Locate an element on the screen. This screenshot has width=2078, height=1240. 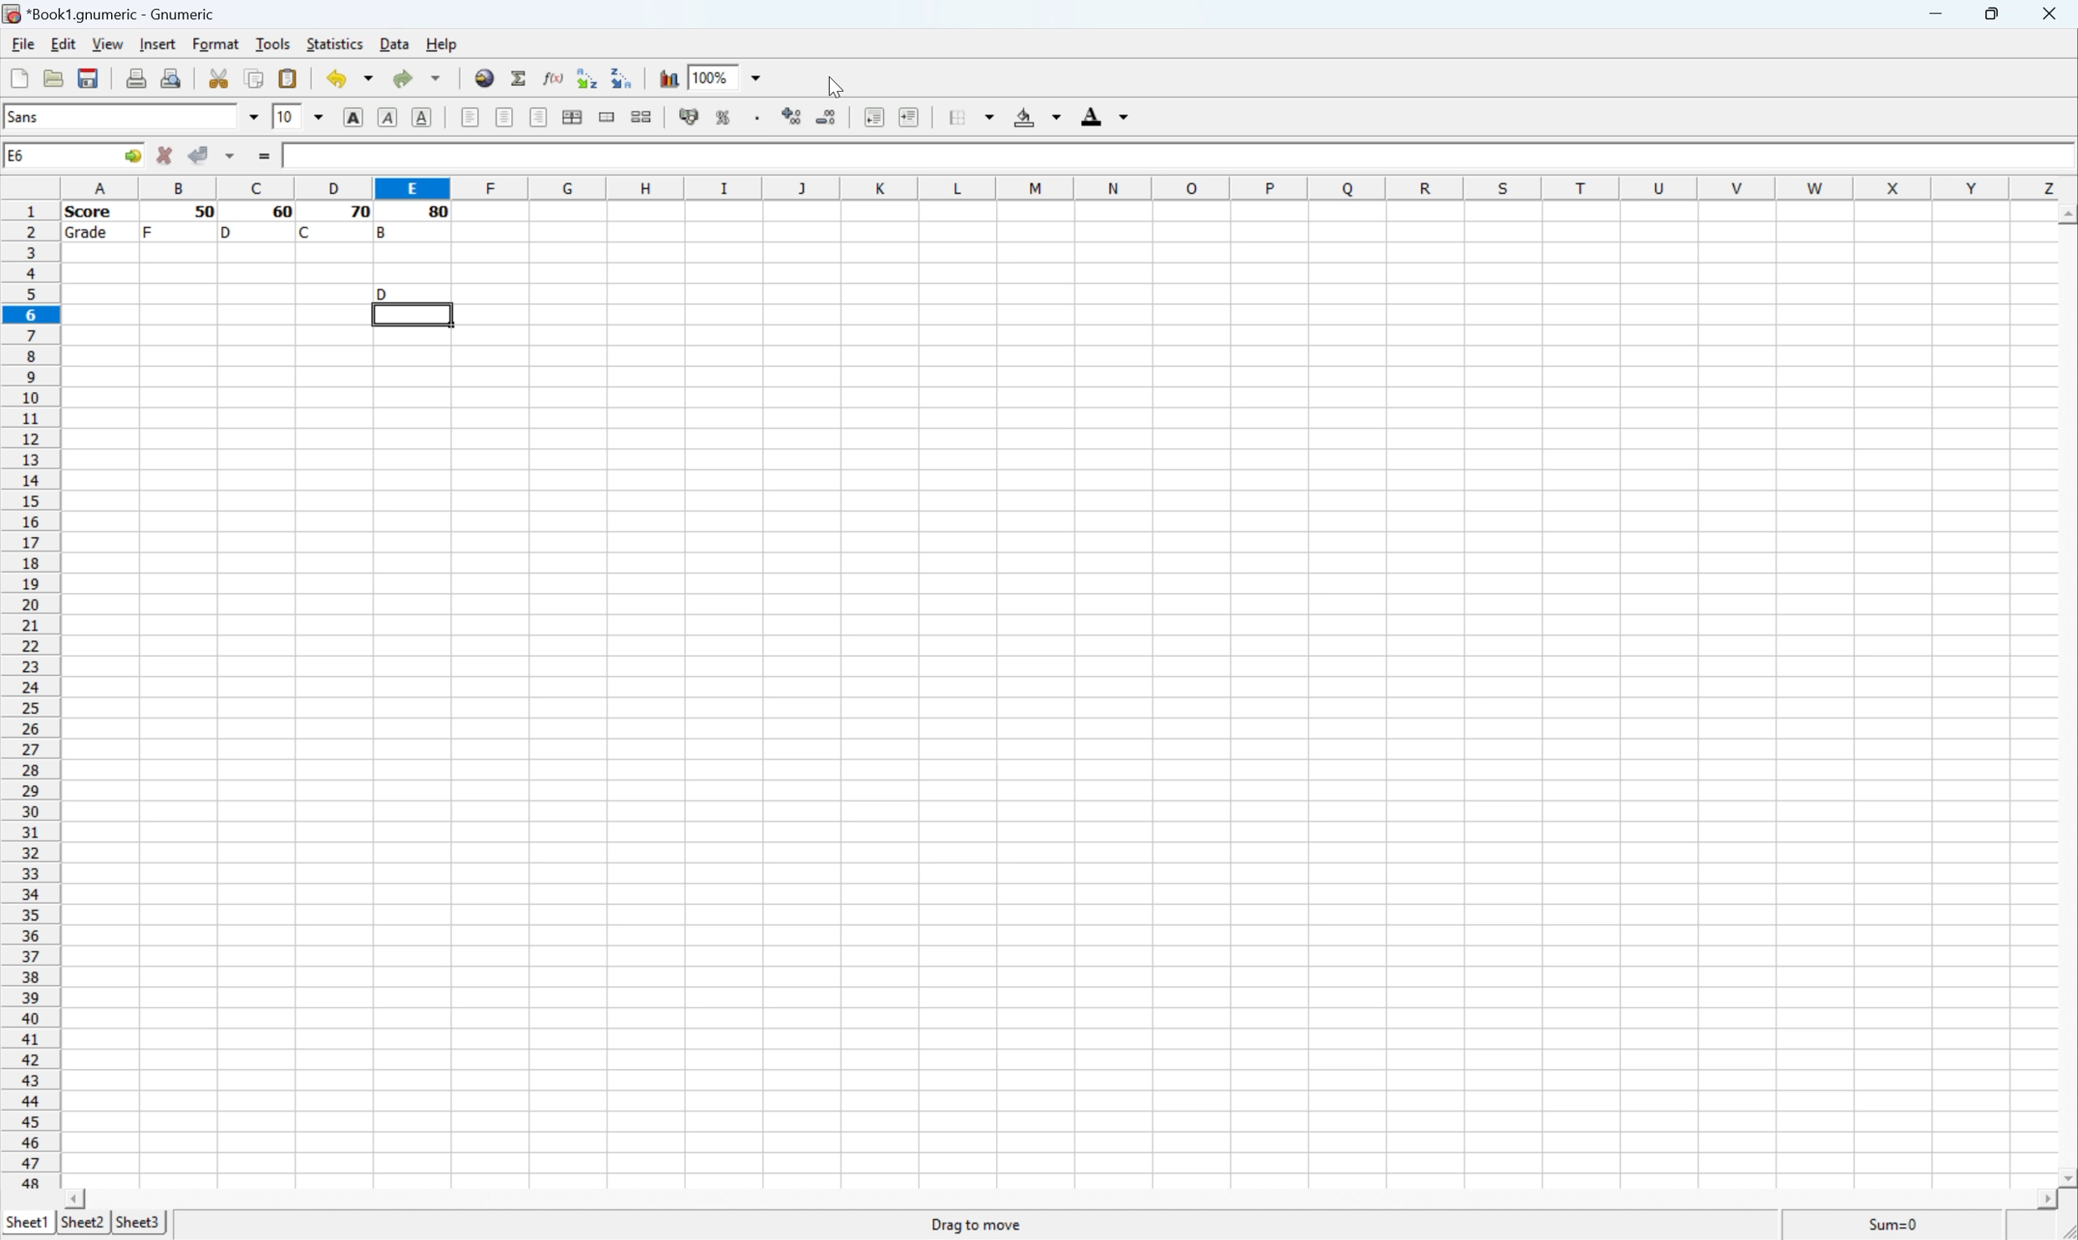
F is located at coordinates (150, 231).